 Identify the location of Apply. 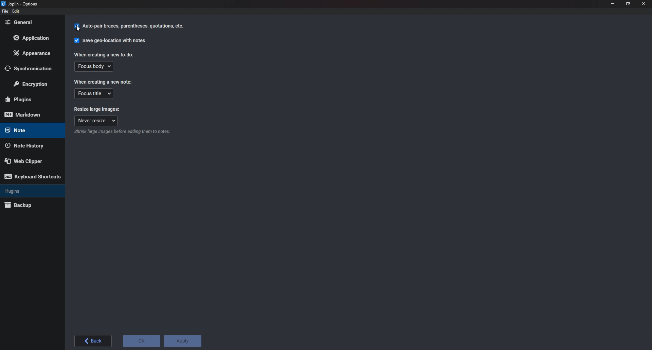
(182, 342).